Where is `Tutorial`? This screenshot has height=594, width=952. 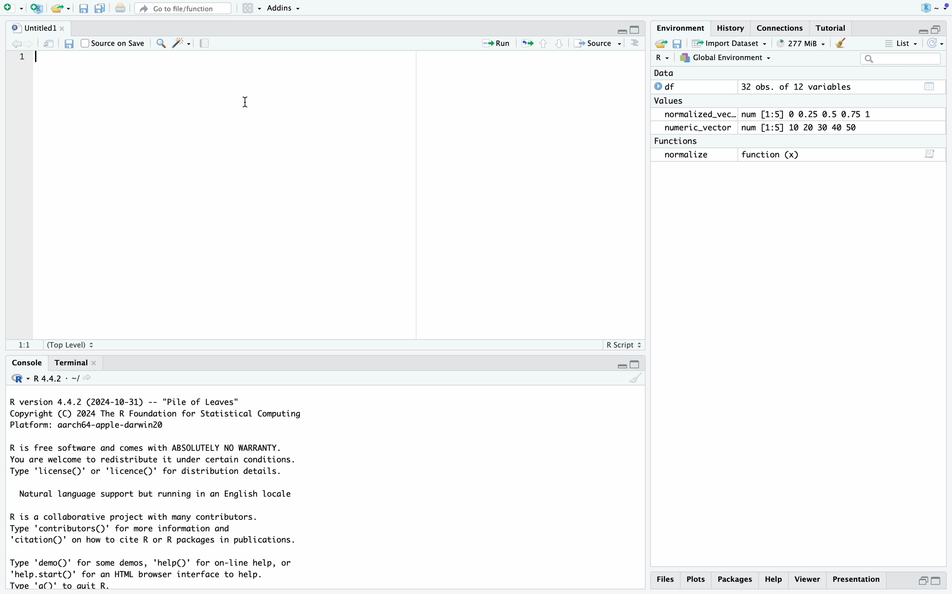
Tutorial is located at coordinates (832, 28).